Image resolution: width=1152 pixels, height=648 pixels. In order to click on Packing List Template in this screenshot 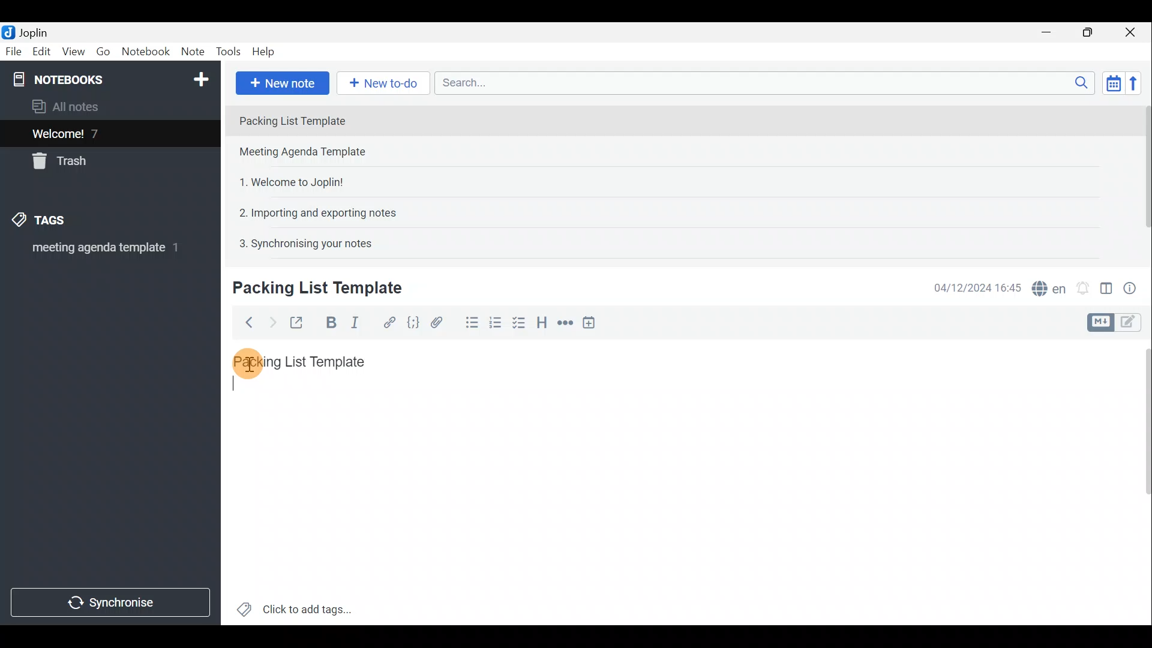, I will do `click(301, 361)`.